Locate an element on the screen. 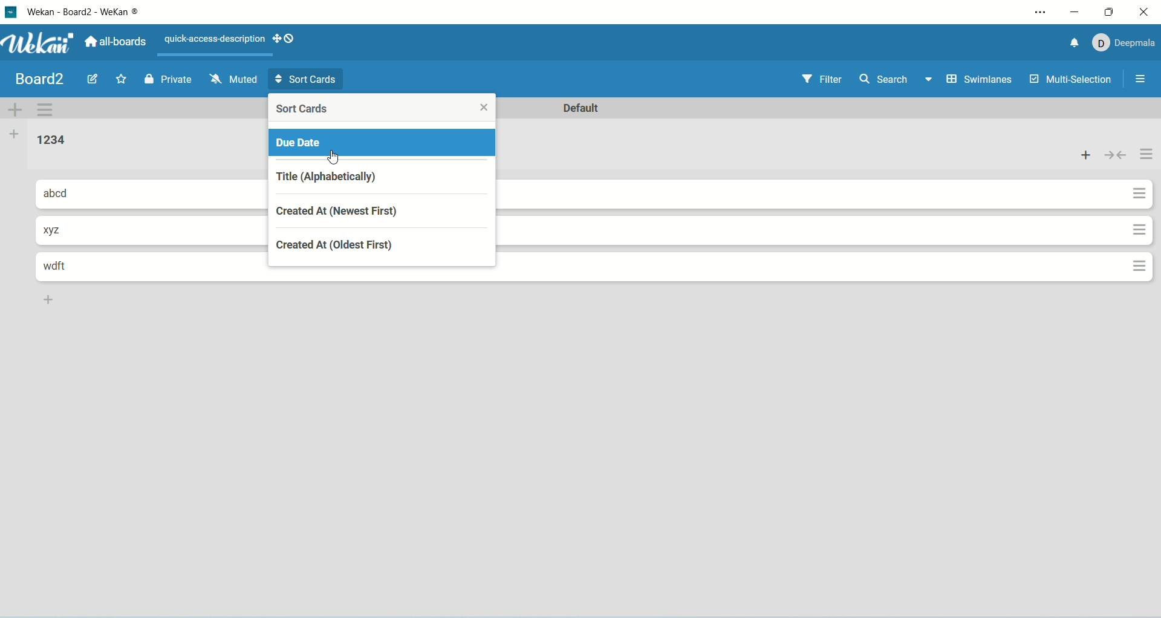 This screenshot has height=618, width=1161. add list is located at coordinates (51, 302).